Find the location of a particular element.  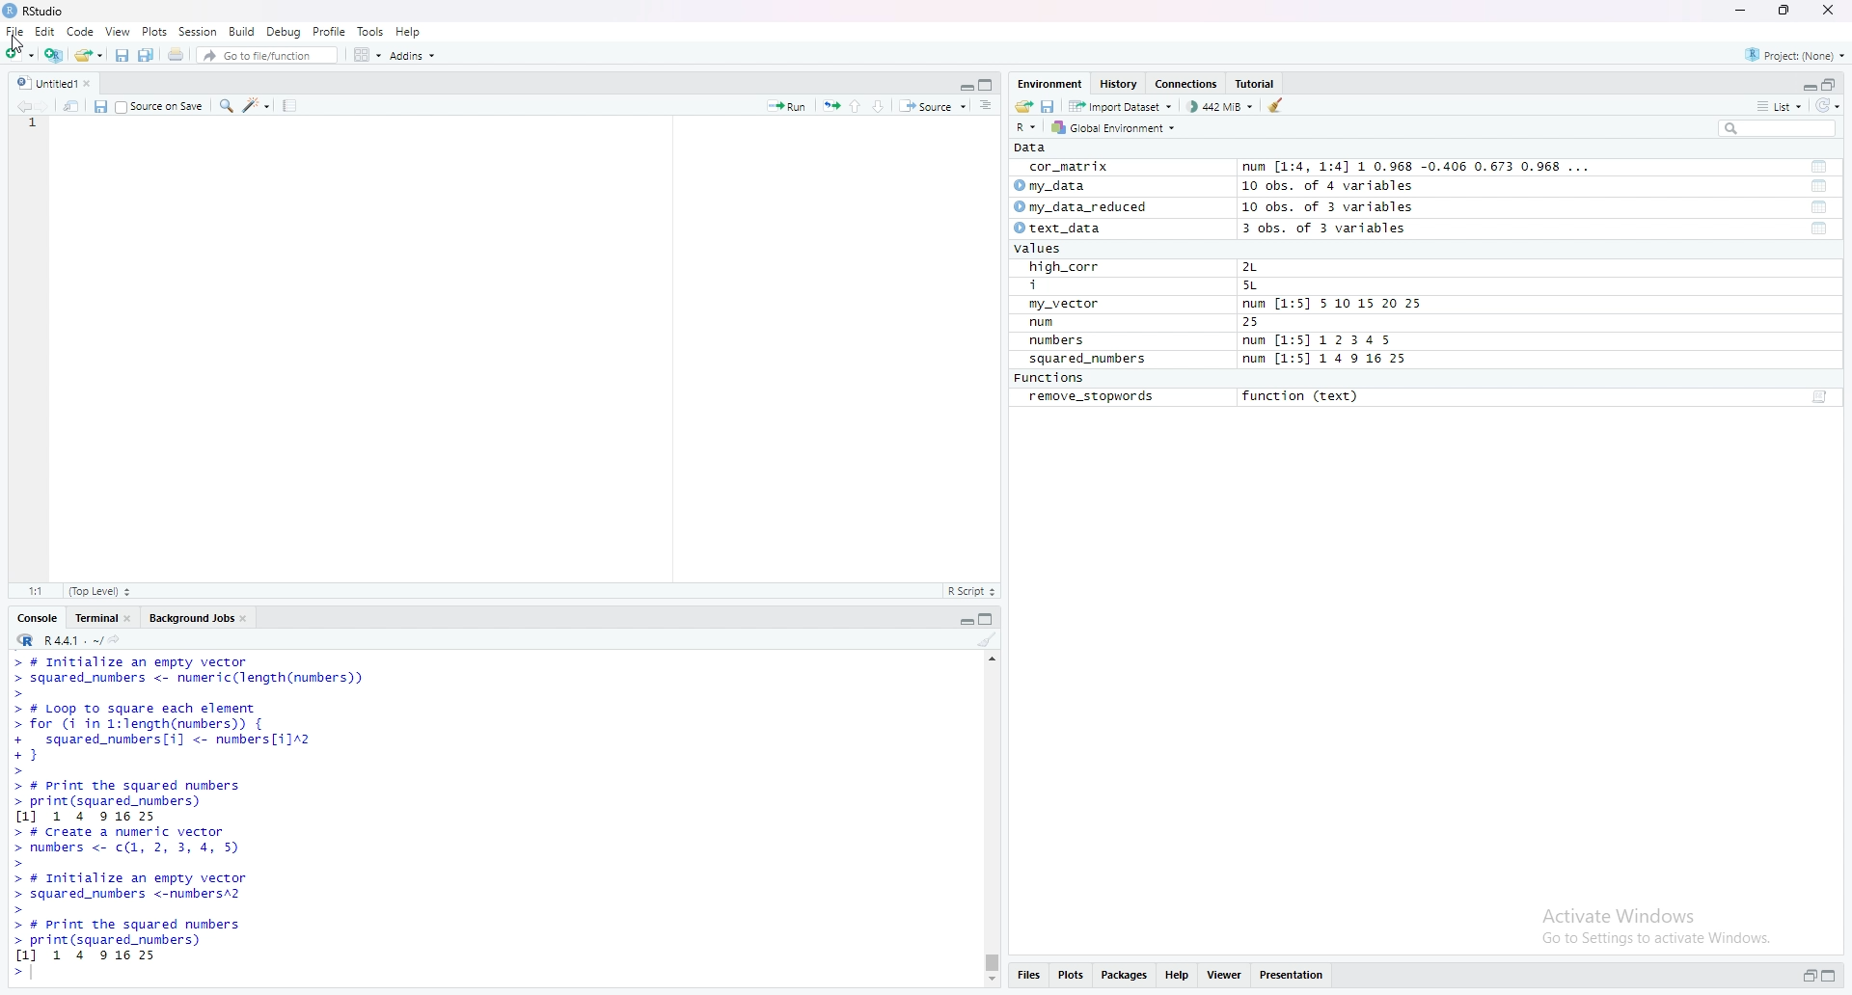

Project none is located at coordinates (1796, 53).